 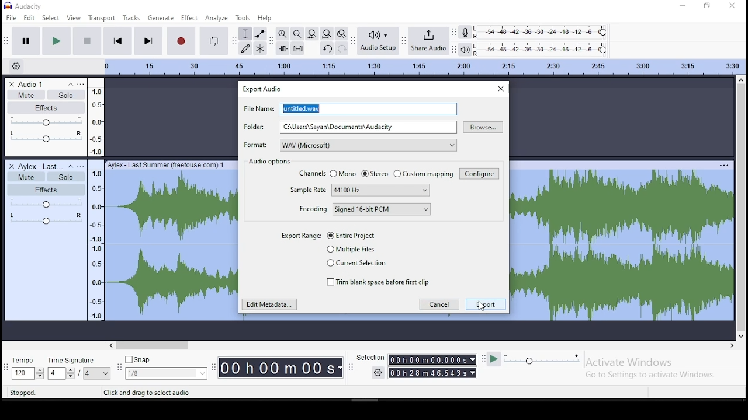 I want to click on volume, so click(x=46, y=203).